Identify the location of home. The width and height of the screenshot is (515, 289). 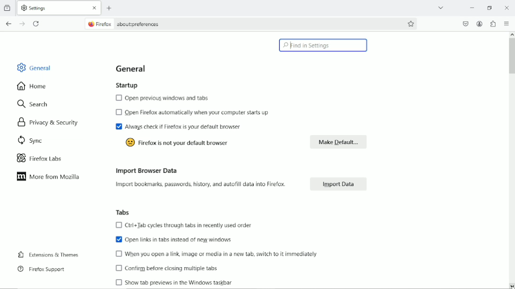
(31, 86).